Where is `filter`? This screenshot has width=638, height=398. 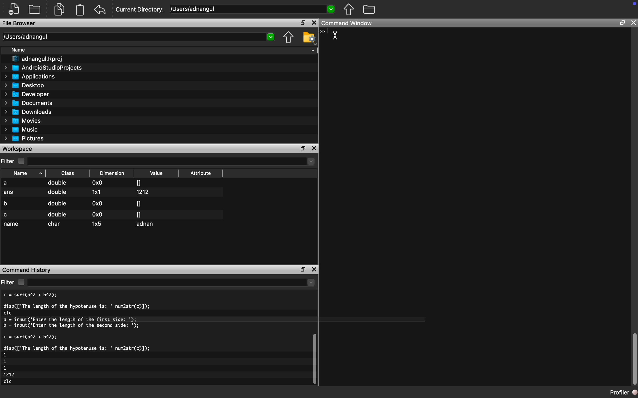
filter is located at coordinates (8, 282).